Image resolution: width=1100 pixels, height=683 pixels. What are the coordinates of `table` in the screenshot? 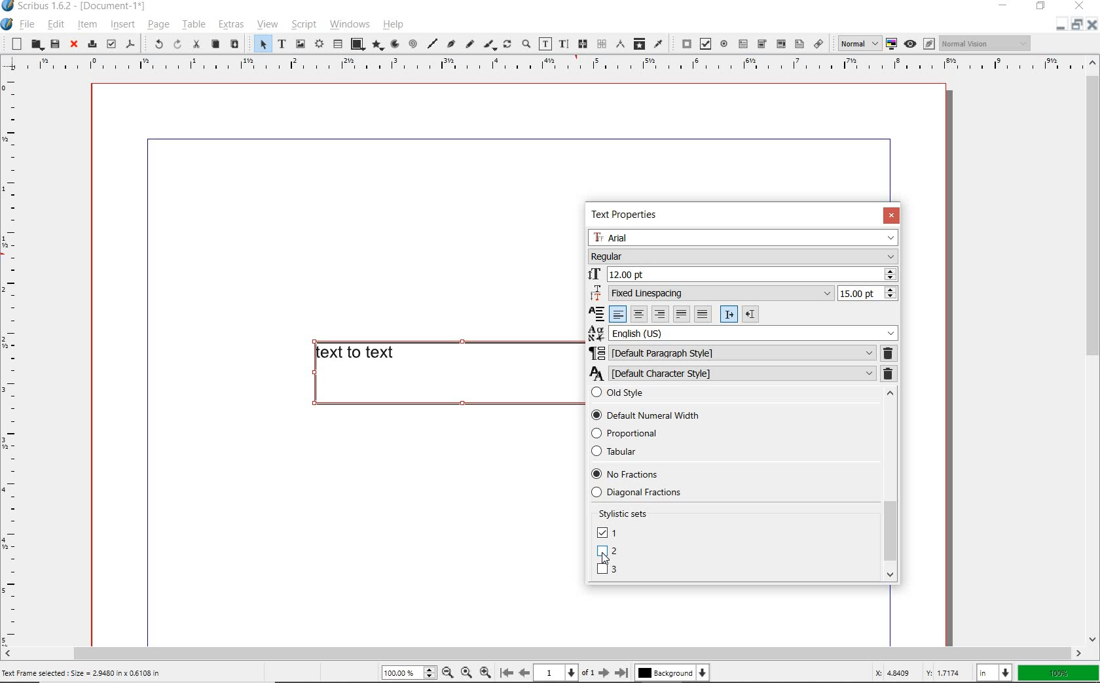 It's located at (338, 44).